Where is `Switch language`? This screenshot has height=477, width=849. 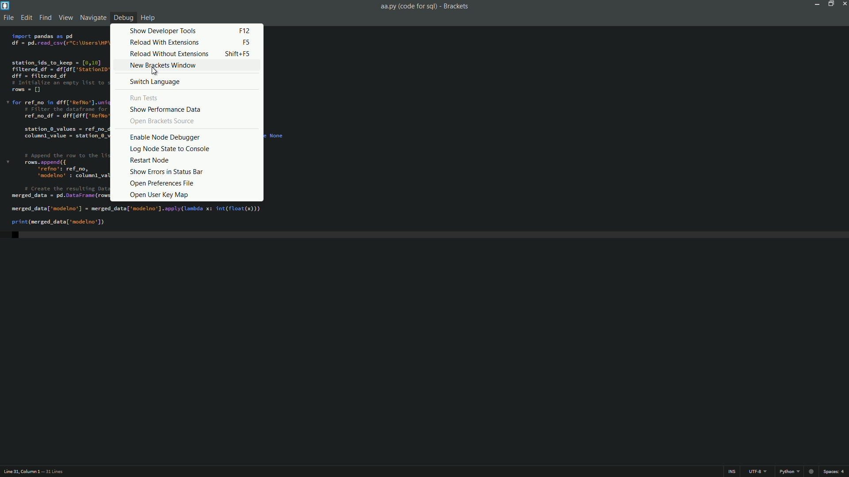 Switch language is located at coordinates (157, 82).